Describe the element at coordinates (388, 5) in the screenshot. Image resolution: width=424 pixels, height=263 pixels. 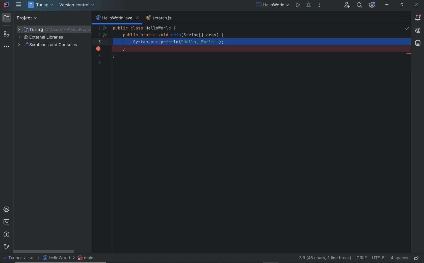
I see `minimize` at that location.